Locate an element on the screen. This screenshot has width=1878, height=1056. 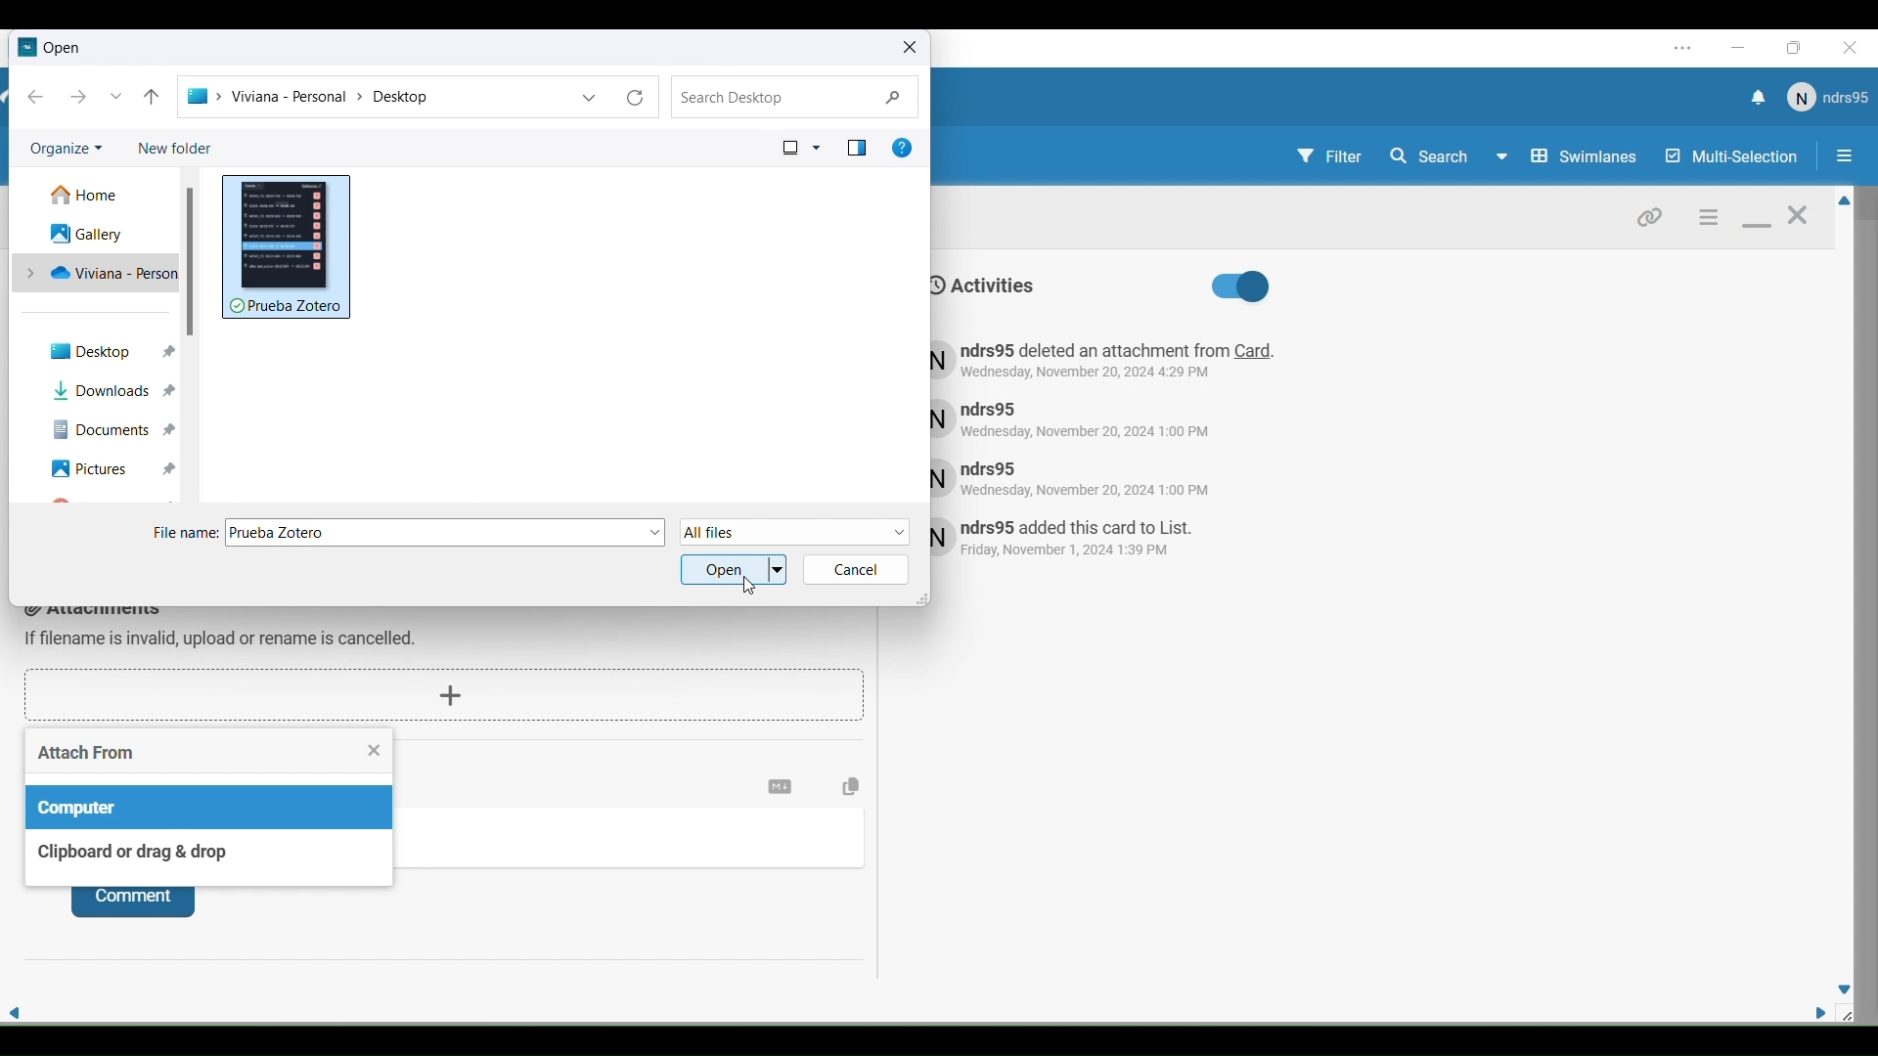
Vertical slide bar is located at coordinates (191, 262).